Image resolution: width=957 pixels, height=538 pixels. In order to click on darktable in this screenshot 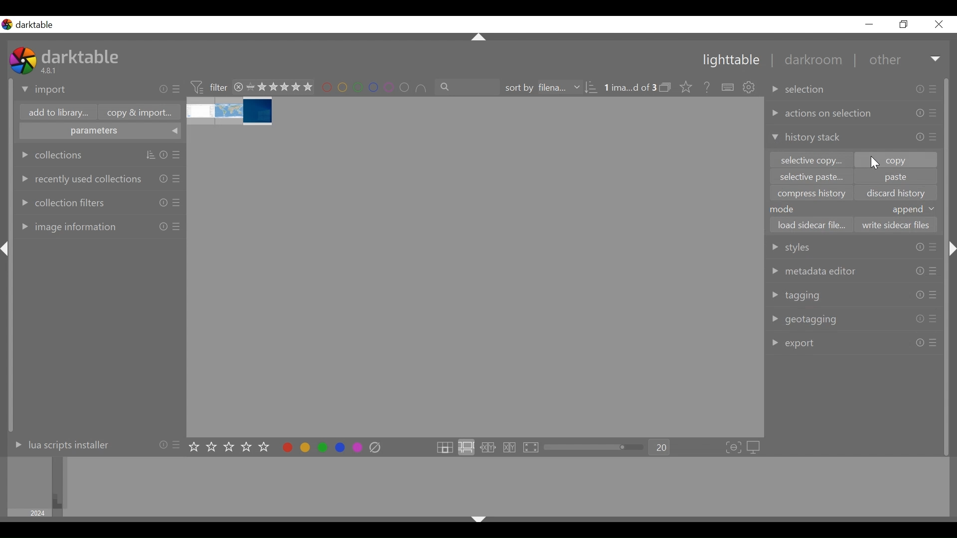, I will do `click(82, 56)`.